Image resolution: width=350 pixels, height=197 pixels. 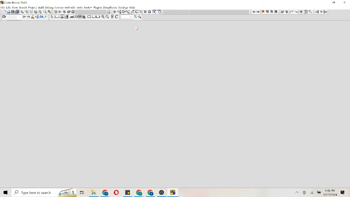 I want to click on Doxyblocks, so click(x=110, y=8).